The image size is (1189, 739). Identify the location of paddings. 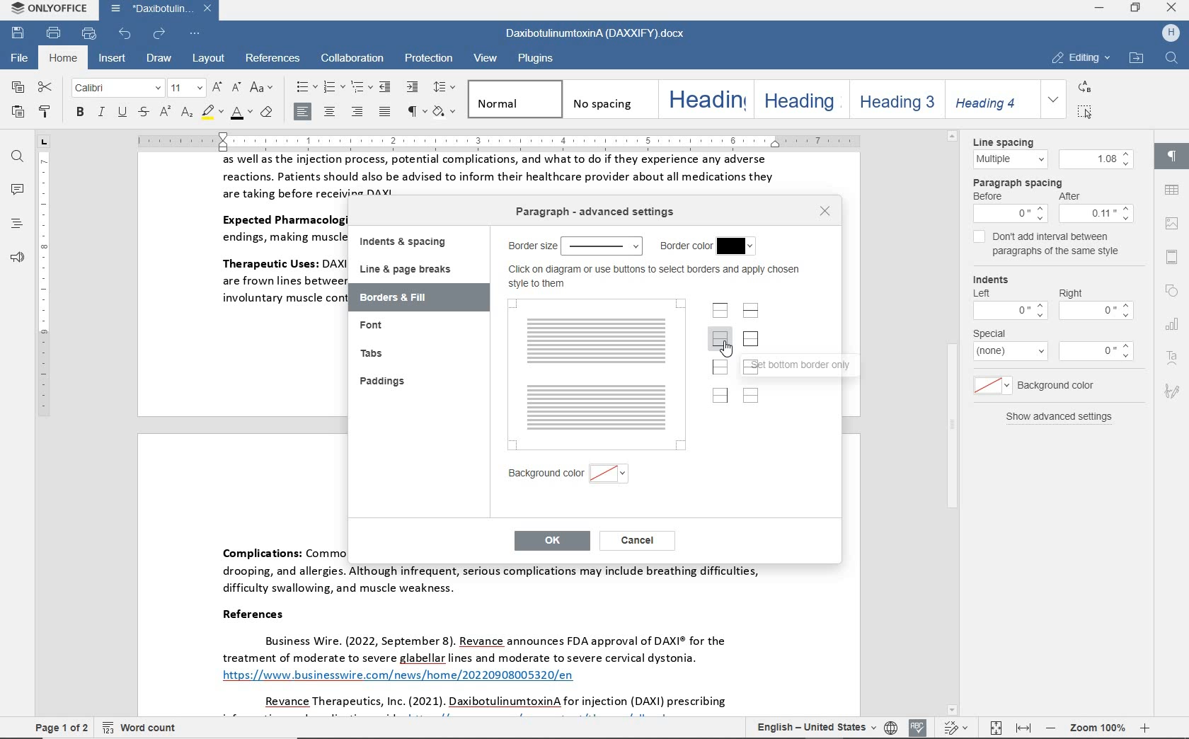
(384, 383).